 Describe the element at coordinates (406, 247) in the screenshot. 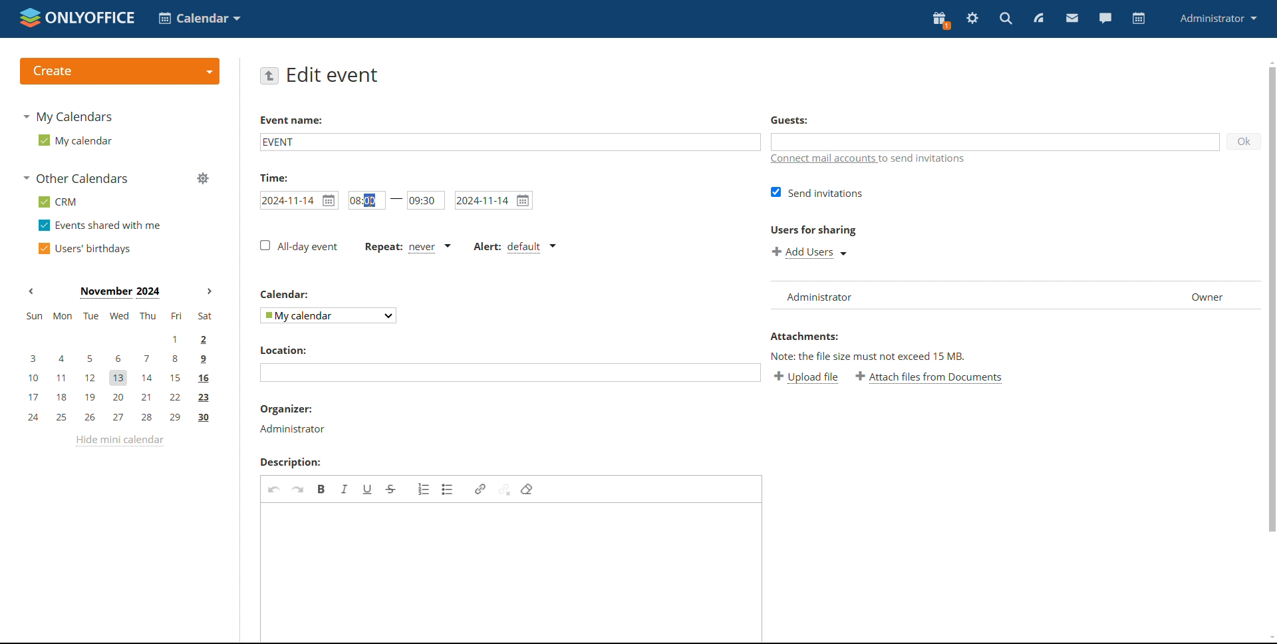

I see `event repetition` at that location.